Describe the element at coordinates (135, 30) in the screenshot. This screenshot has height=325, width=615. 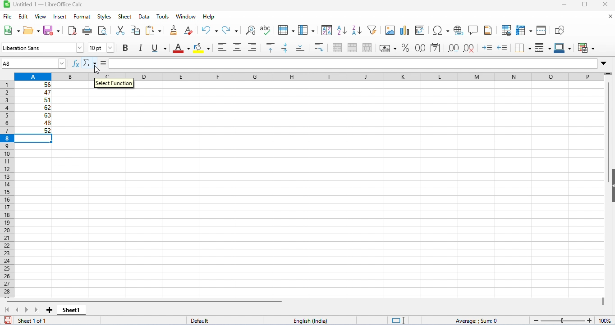
I see `copy` at that location.